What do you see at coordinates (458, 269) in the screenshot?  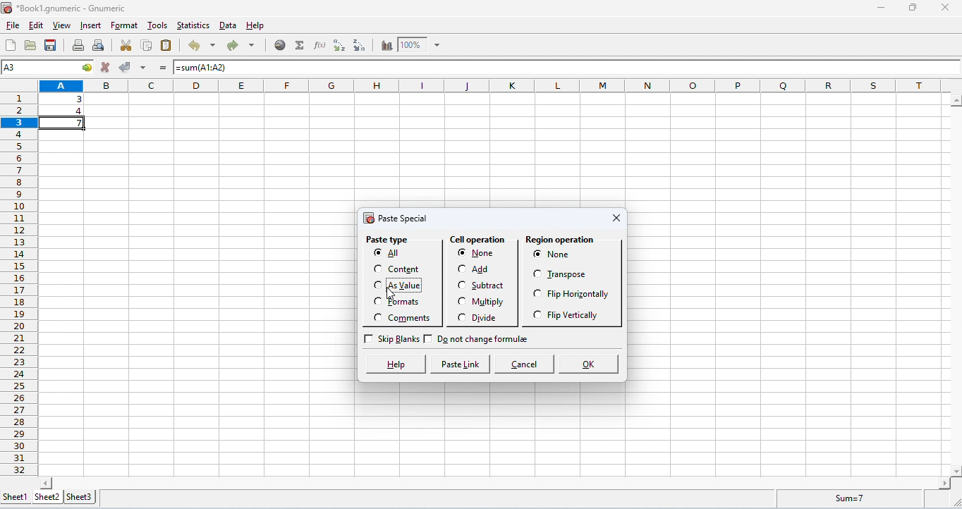 I see `Checkbox` at bounding box center [458, 269].